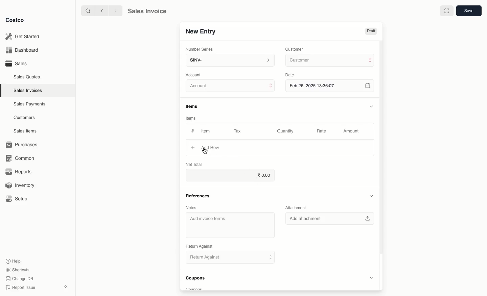  What do you see at coordinates (193, 164) in the screenshot?
I see `Net Total` at bounding box center [193, 164].